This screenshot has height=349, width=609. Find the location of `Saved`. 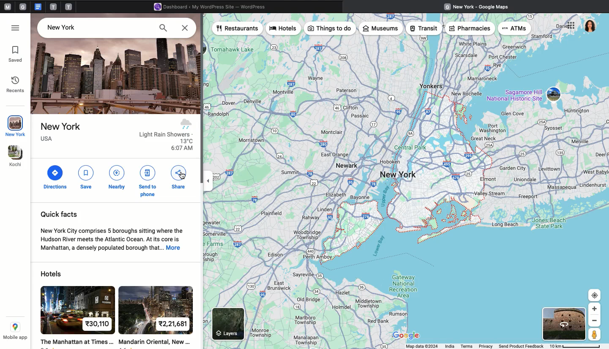

Saved is located at coordinates (16, 55).